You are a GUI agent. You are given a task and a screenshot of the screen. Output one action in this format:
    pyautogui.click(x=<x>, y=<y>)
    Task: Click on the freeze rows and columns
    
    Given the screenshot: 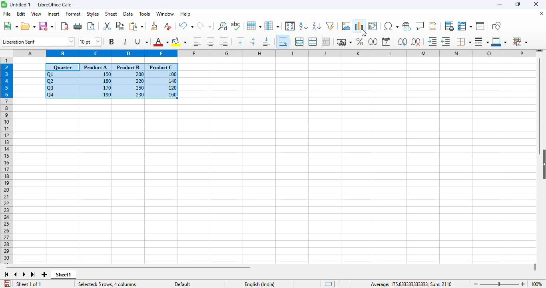 What is the action you would take?
    pyautogui.click(x=465, y=26)
    